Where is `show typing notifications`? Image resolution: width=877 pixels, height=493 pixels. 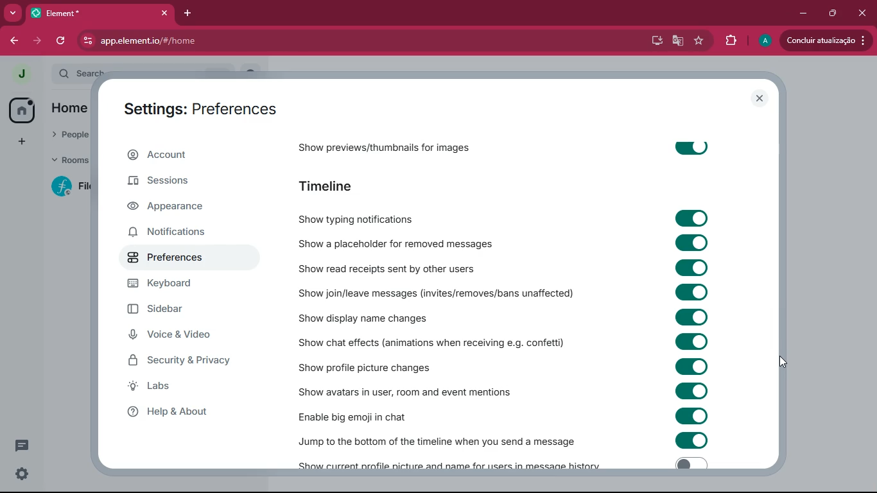
show typing notifications is located at coordinates (386, 216).